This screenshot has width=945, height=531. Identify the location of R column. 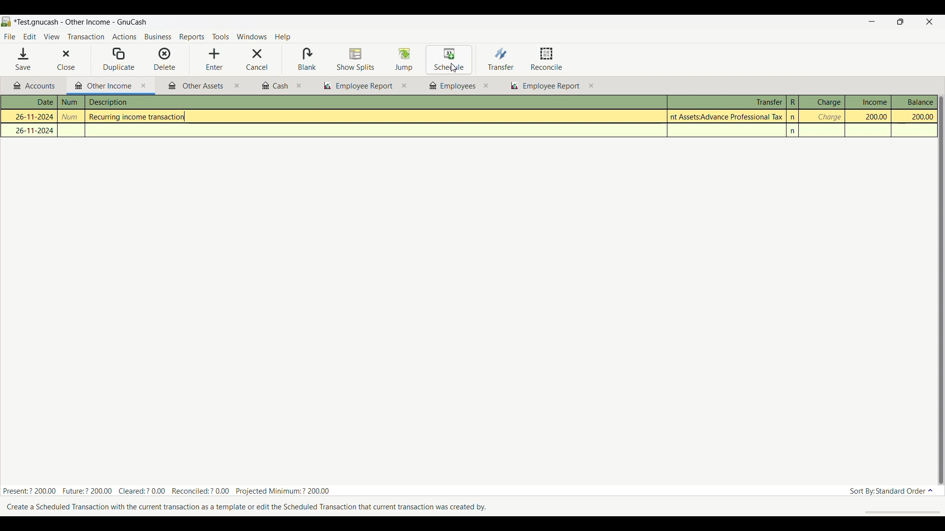
(792, 102).